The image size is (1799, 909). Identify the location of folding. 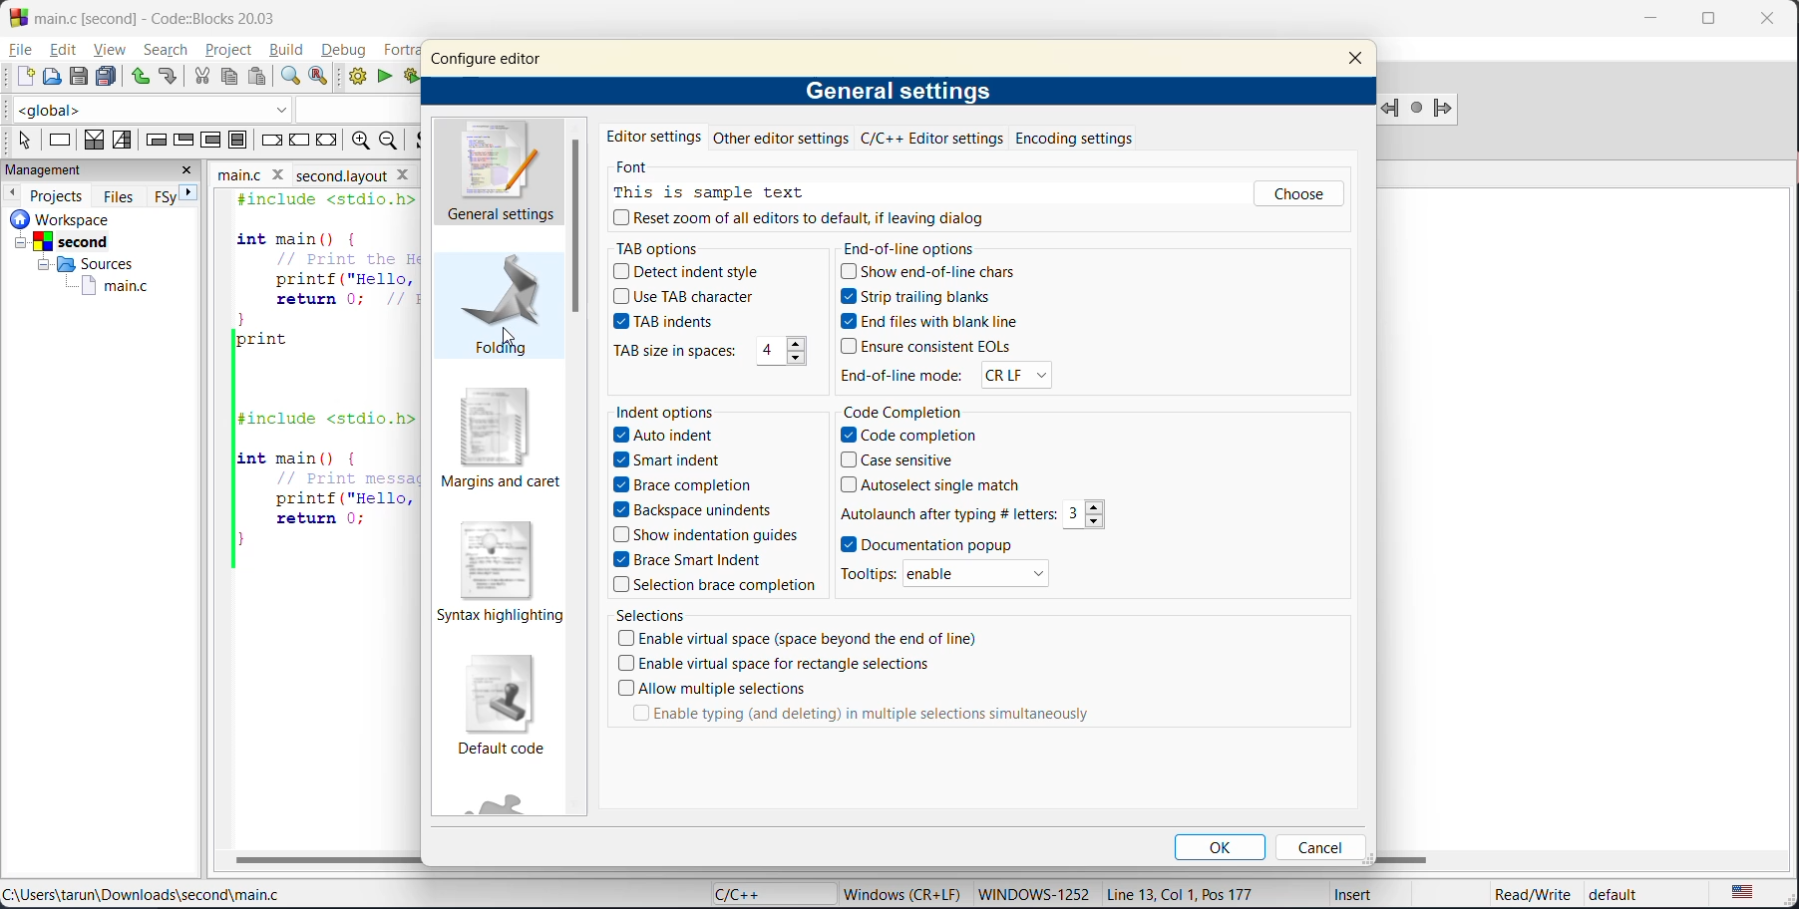
(504, 312).